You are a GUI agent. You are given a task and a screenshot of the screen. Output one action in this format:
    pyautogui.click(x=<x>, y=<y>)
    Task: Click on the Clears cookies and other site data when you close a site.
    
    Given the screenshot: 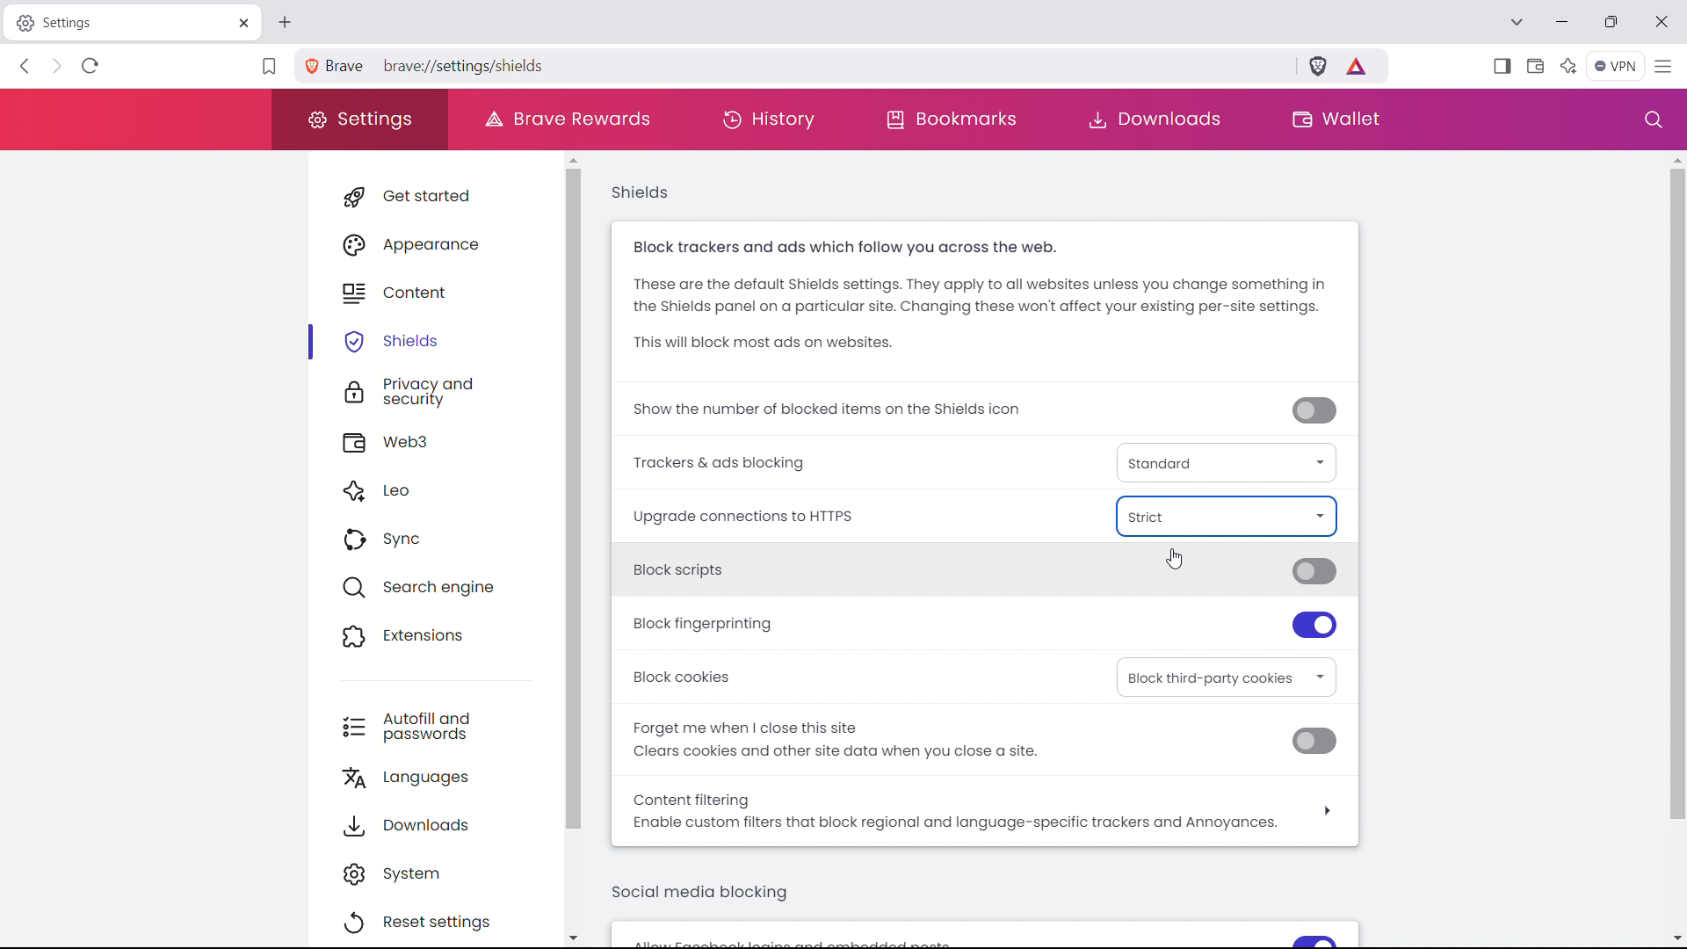 What is the action you would take?
    pyautogui.click(x=845, y=752)
    